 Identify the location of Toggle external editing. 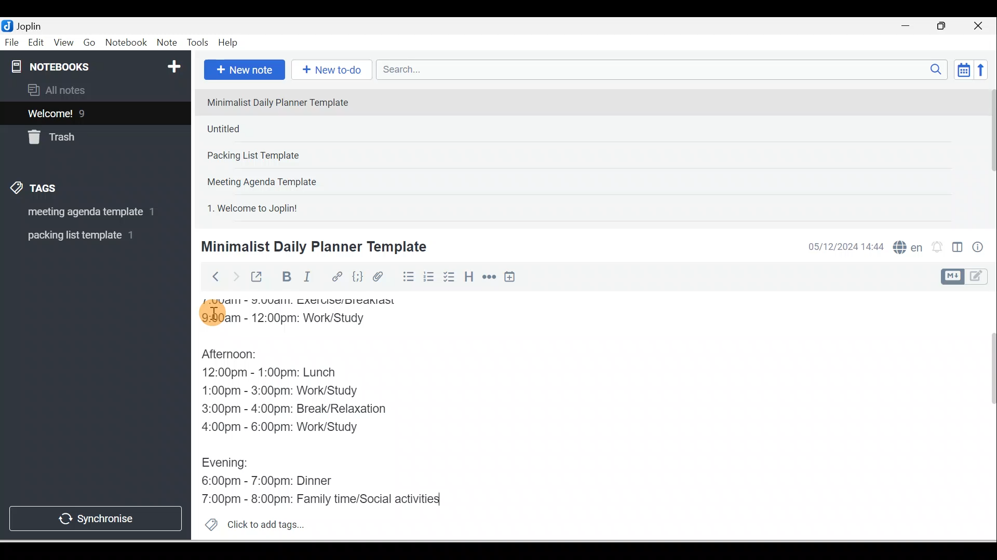
(258, 279).